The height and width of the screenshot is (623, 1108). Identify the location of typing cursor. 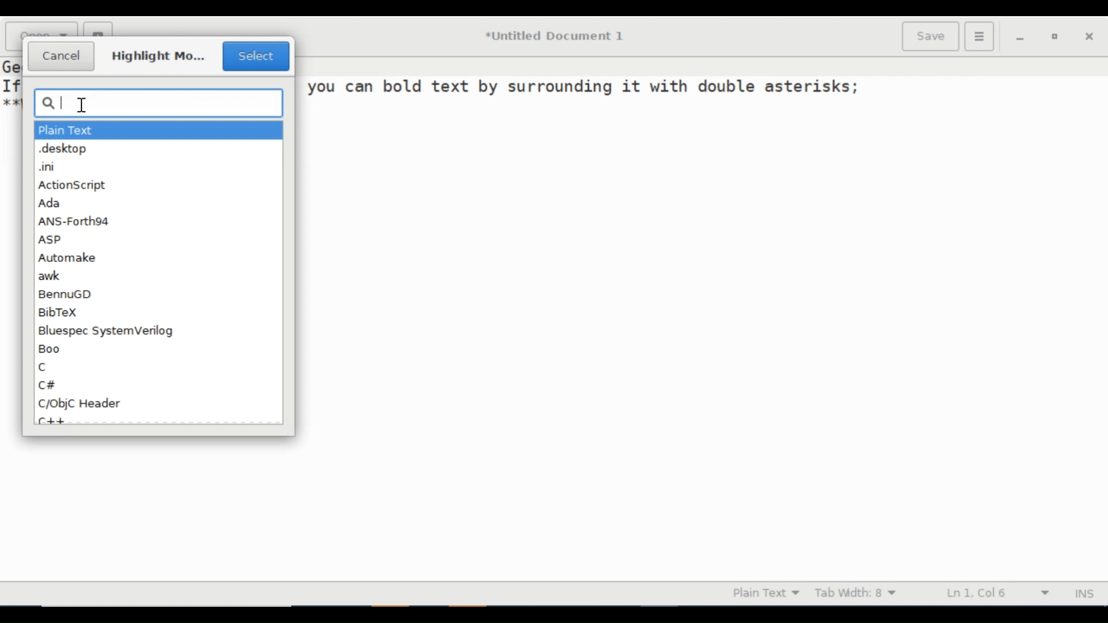
(82, 107).